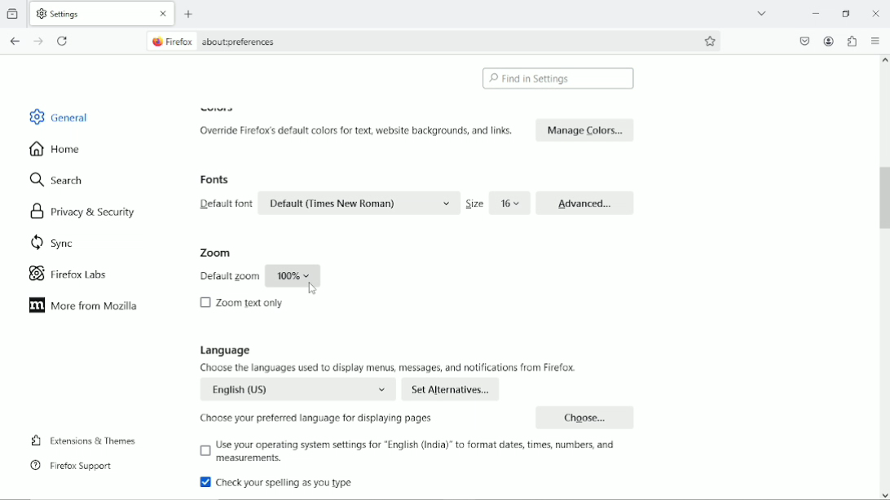  Describe the element at coordinates (217, 180) in the screenshot. I see `Fonts` at that location.